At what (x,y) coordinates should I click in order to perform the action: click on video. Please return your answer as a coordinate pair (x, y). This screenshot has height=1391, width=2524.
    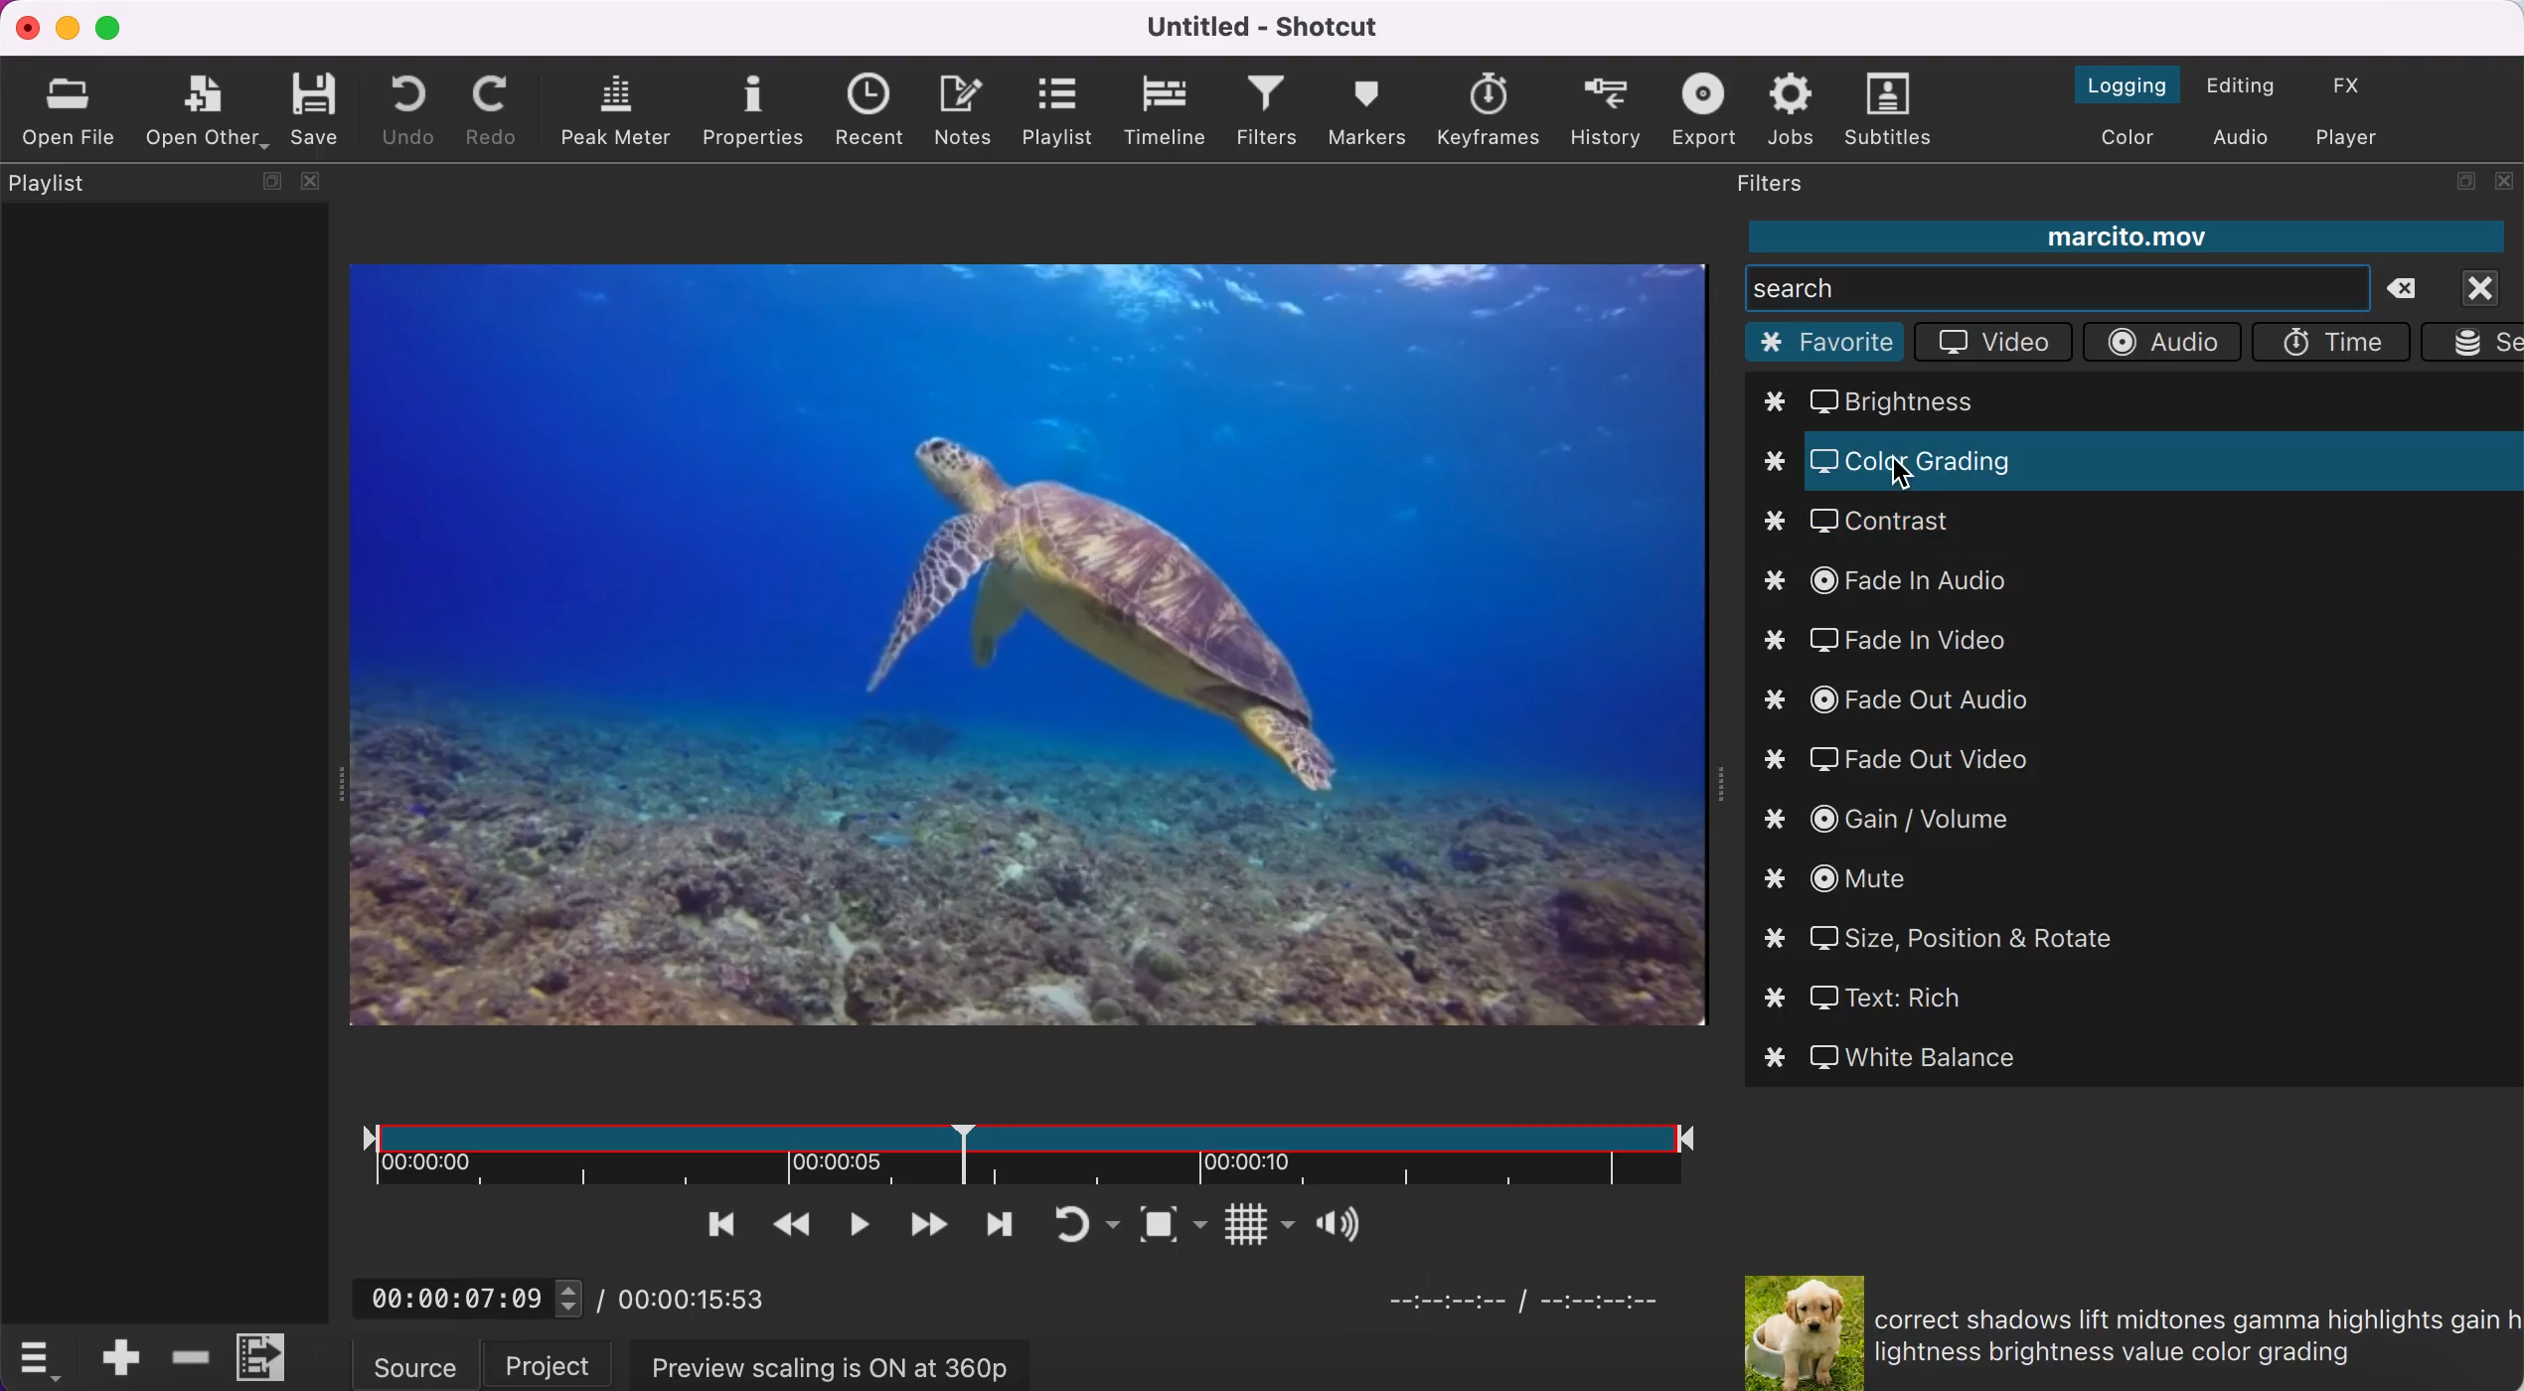
    Looking at the image, I should click on (1995, 342).